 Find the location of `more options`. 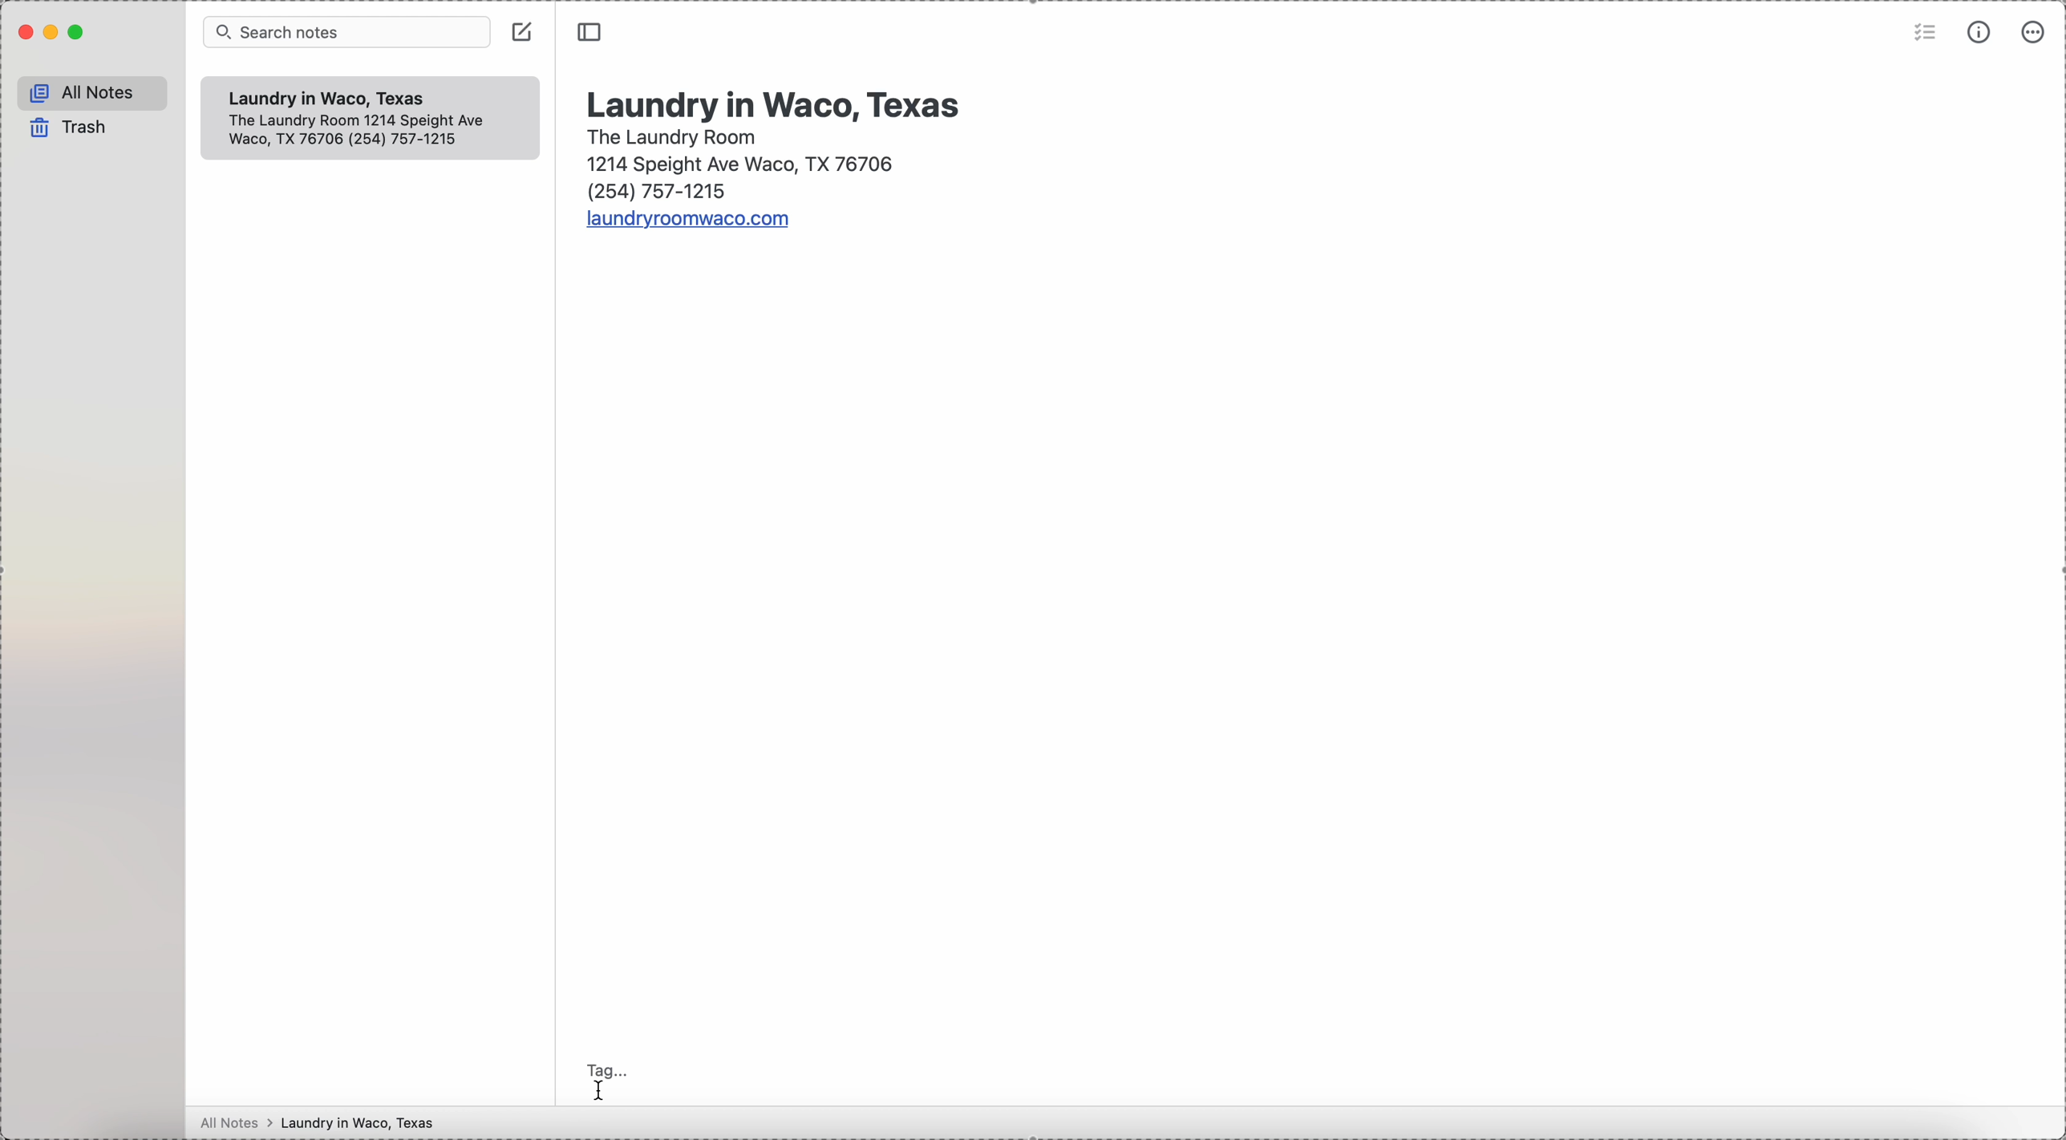

more options is located at coordinates (2036, 32).